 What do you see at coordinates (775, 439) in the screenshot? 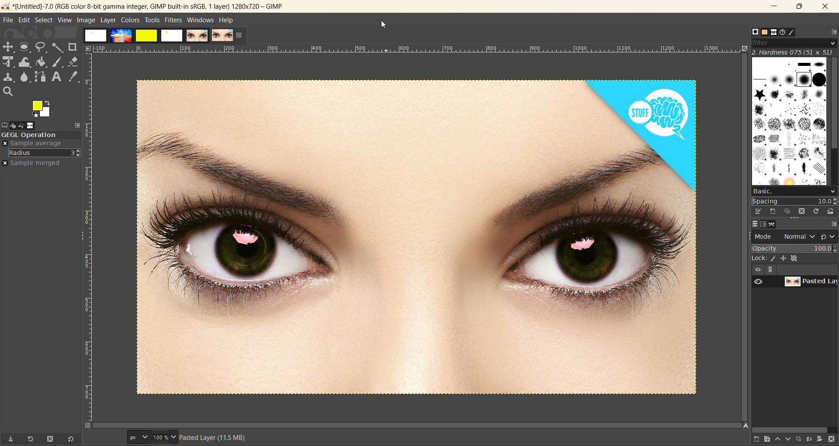
I see `raise this layer` at bounding box center [775, 439].